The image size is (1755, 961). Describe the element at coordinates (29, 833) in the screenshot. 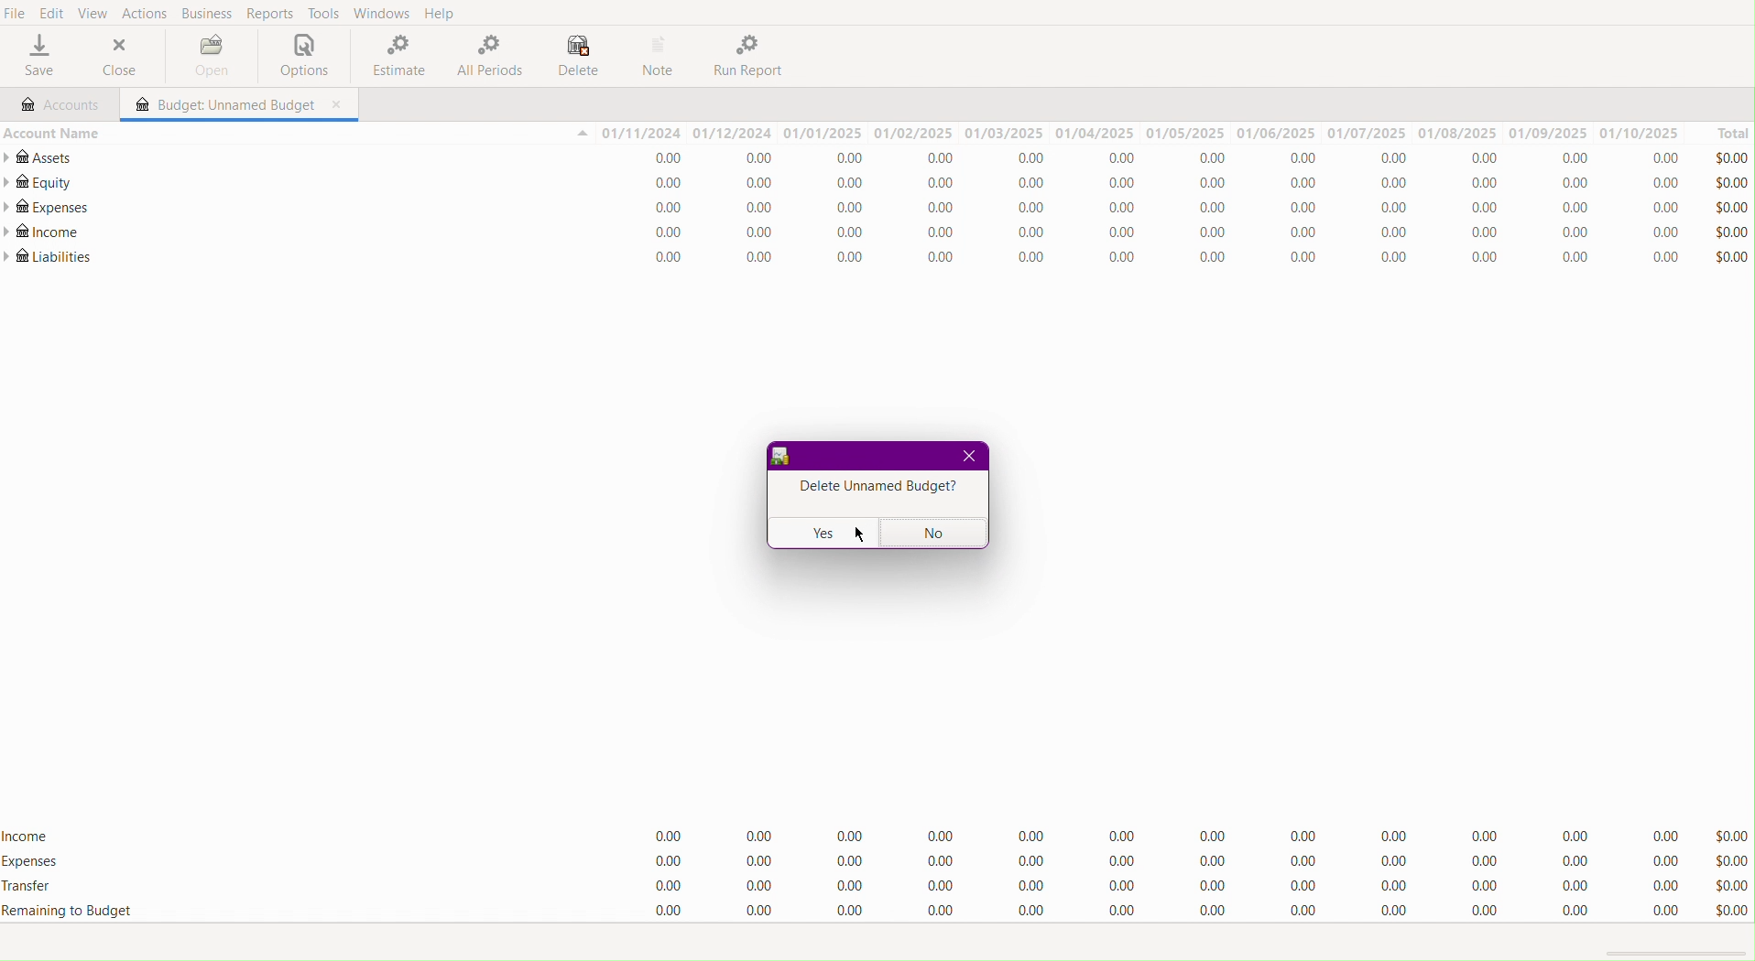

I see `Income` at that location.